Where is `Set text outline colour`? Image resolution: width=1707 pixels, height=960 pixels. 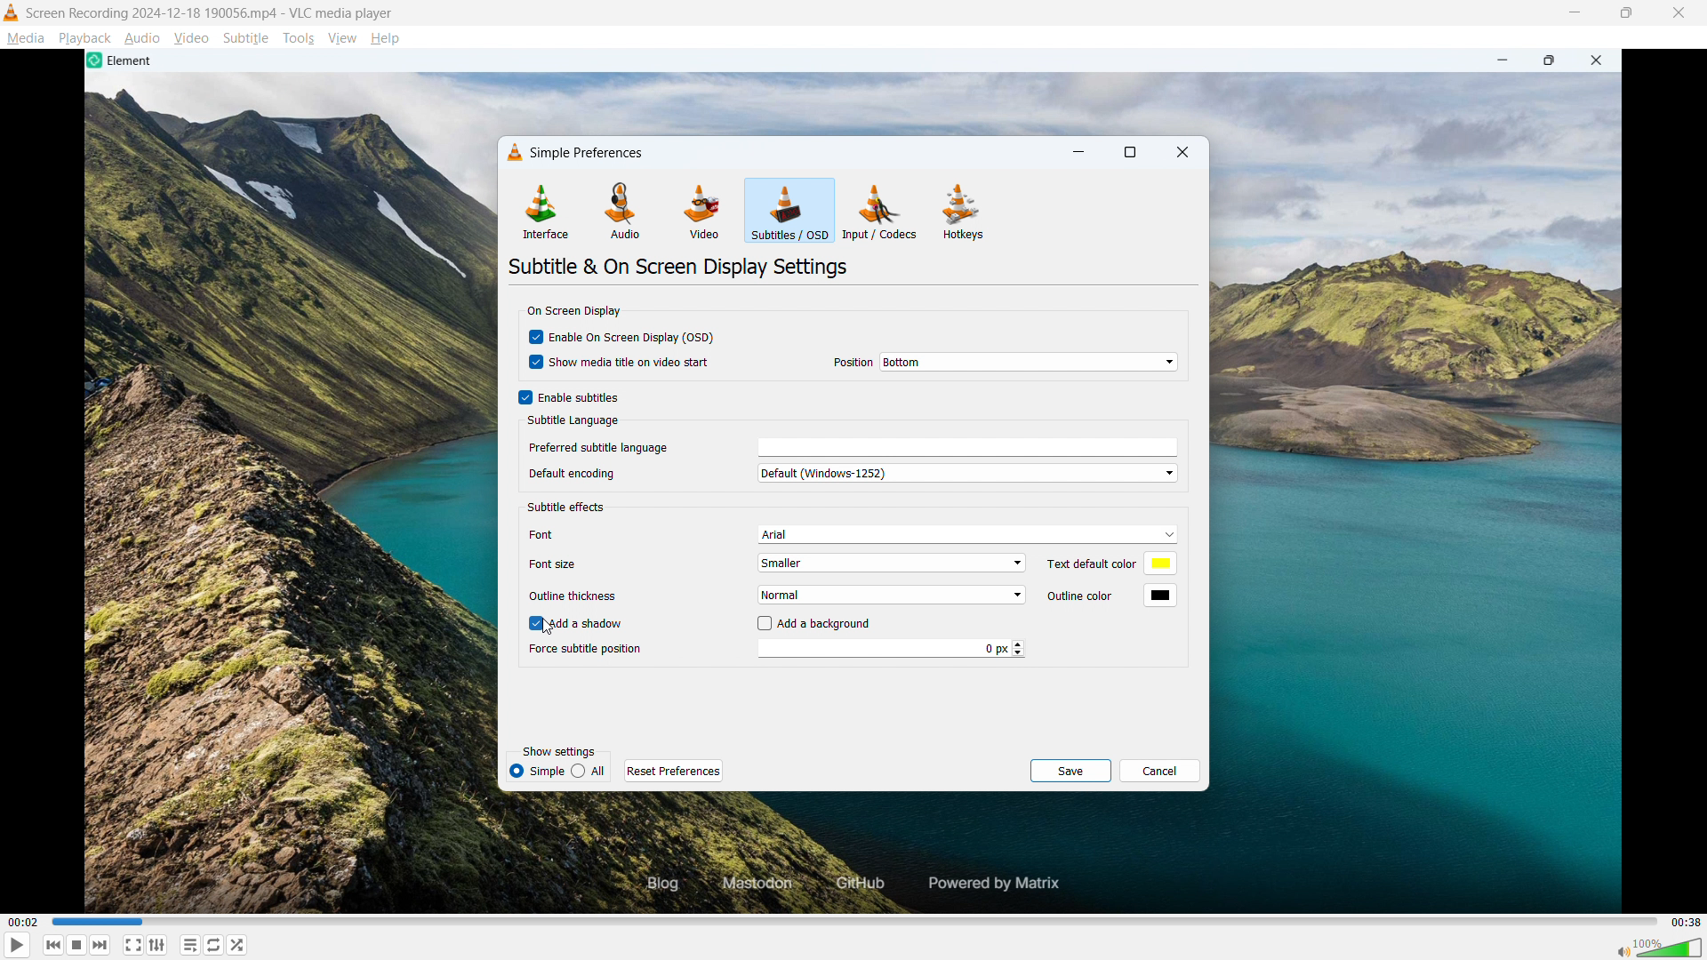
Set text outline colour is located at coordinates (1111, 594).